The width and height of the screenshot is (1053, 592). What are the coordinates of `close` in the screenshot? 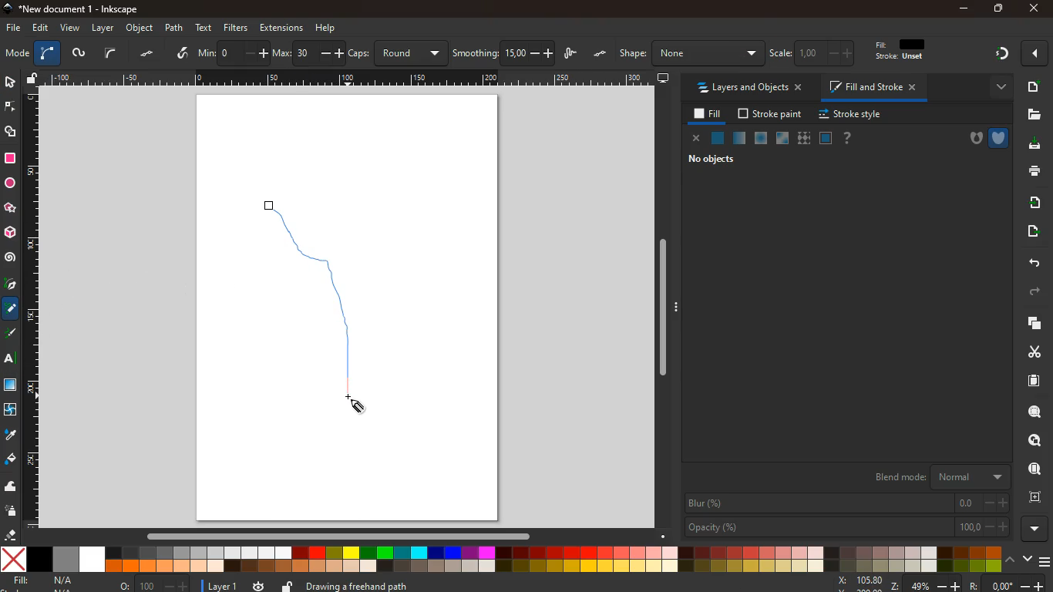 It's located at (694, 138).